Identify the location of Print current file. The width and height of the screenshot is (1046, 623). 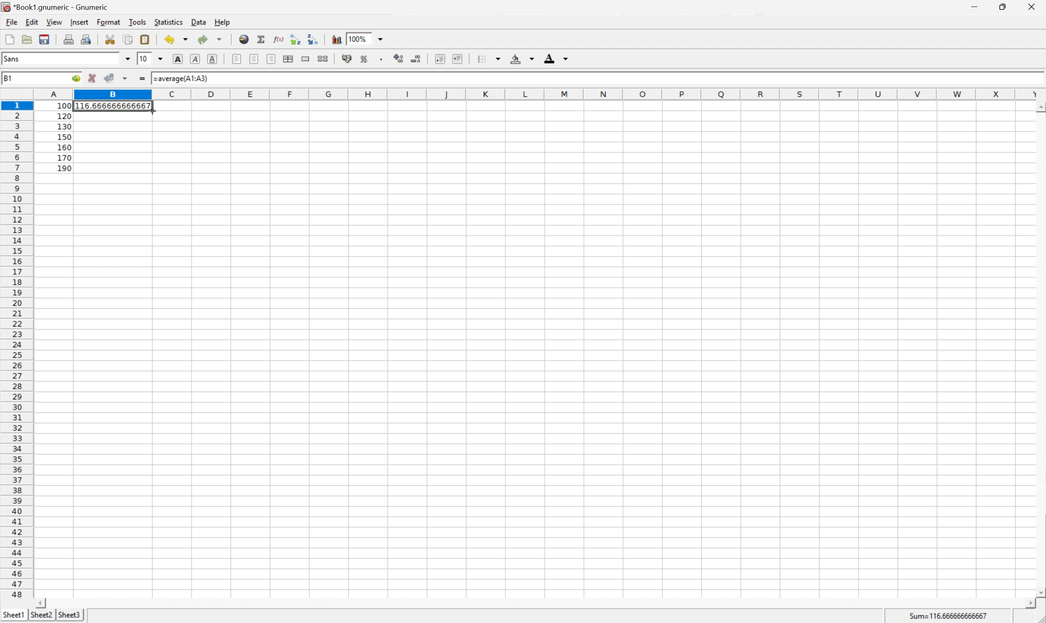
(69, 38).